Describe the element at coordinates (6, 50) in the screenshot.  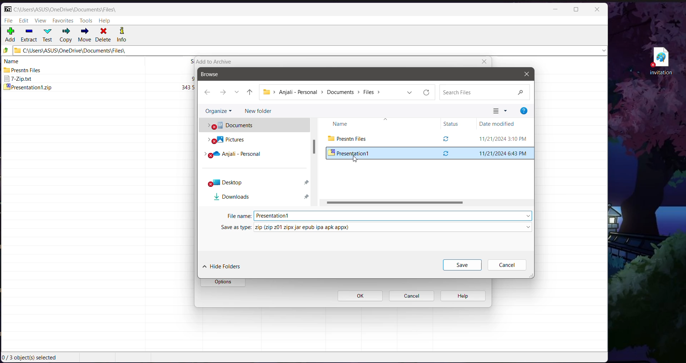
I see `Move Up one level` at that location.